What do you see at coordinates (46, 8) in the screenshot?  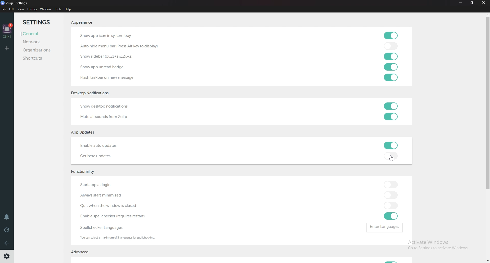 I see `Window` at bounding box center [46, 8].